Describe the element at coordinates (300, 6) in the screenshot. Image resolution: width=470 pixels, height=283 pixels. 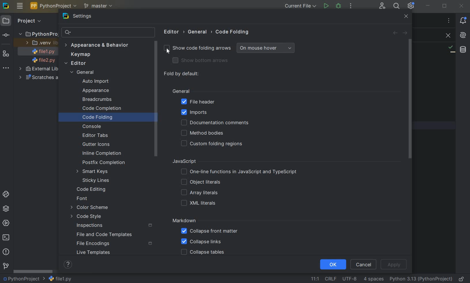
I see `CURRENT FILE` at that location.